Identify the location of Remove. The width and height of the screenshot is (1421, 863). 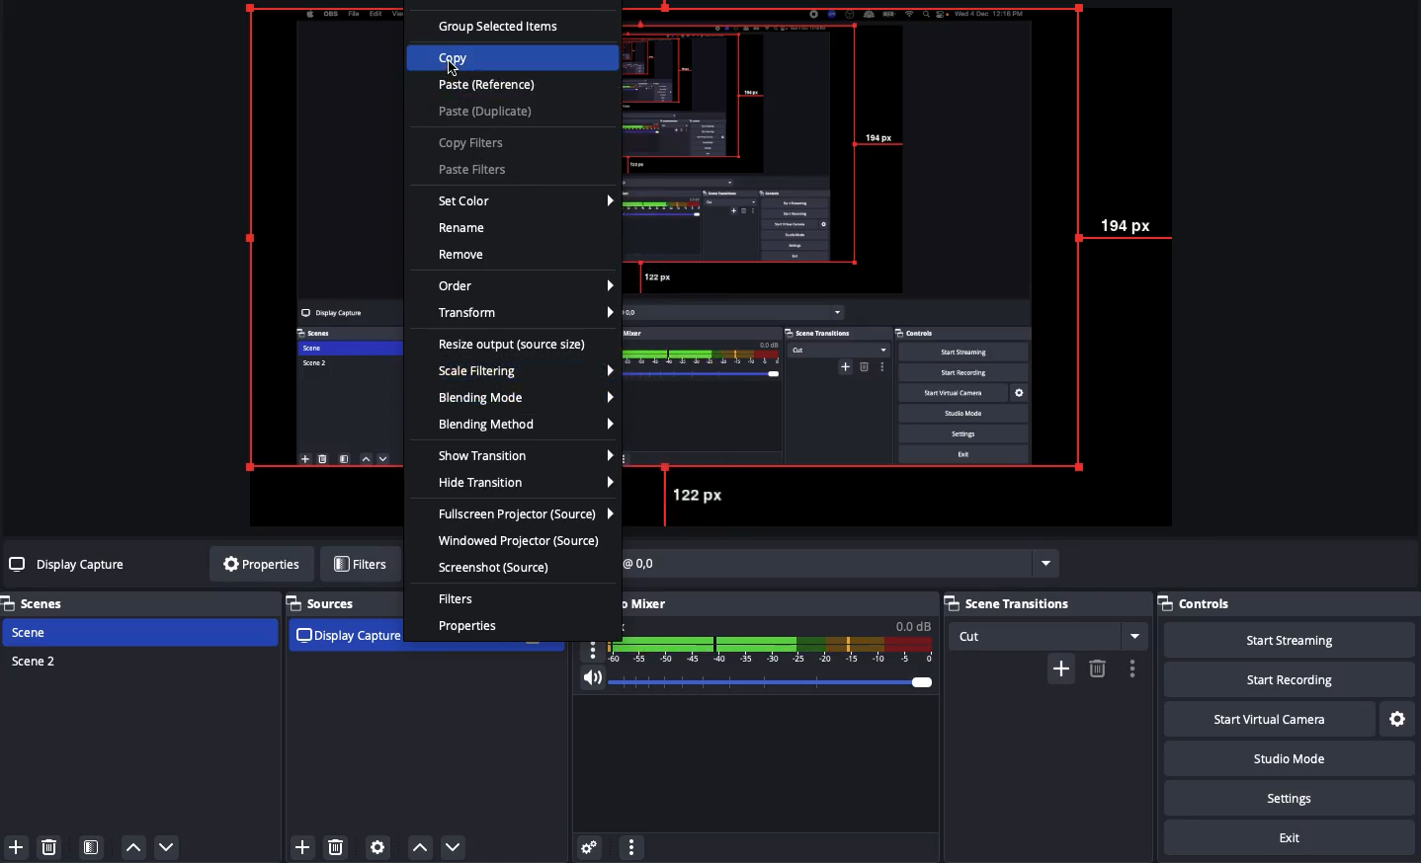
(48, 845).